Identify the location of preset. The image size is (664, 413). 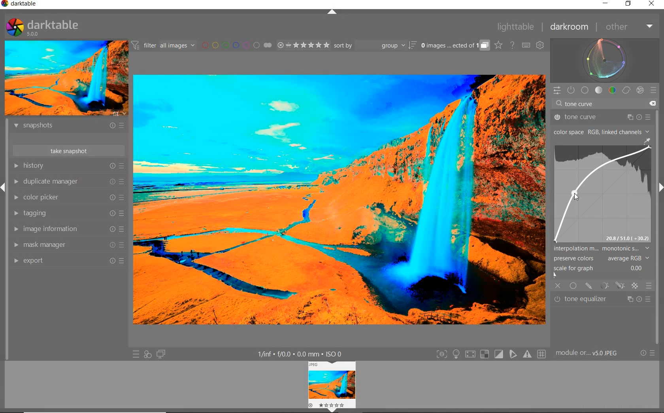
(654, 89).